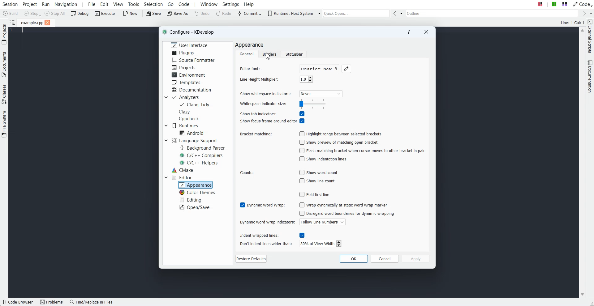 The height and width of the screenshot is (306, 594). What do you see at coordinates (357, 13) in the screenshot?
I see `Quick Open` at bounding box center [357, 13].